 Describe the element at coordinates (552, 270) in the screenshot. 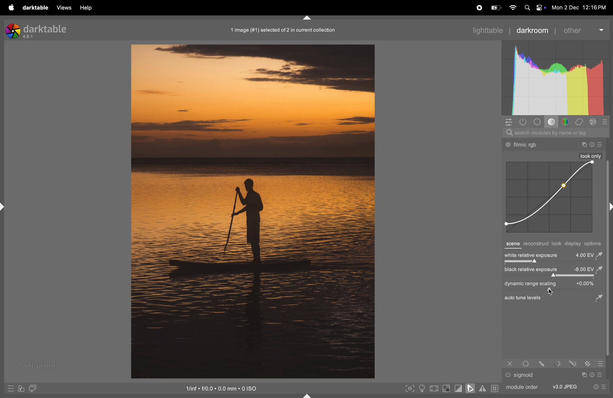

I see `black exposure` at that location.